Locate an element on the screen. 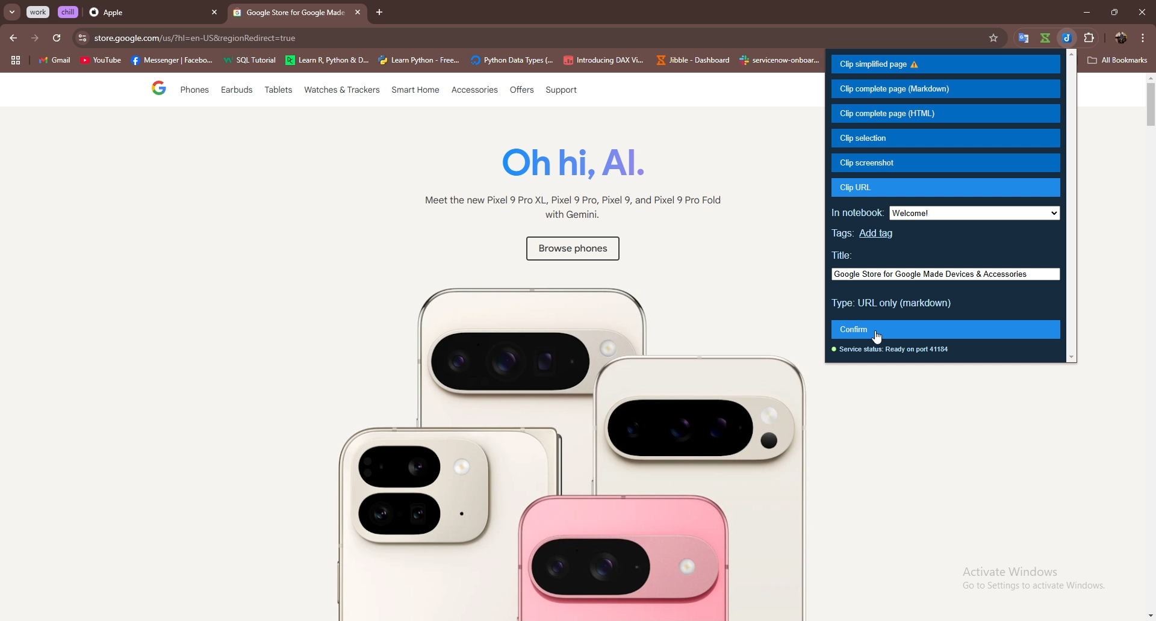 This screenshot has height=621, width=1156. work is located at coordinates (39, 12).